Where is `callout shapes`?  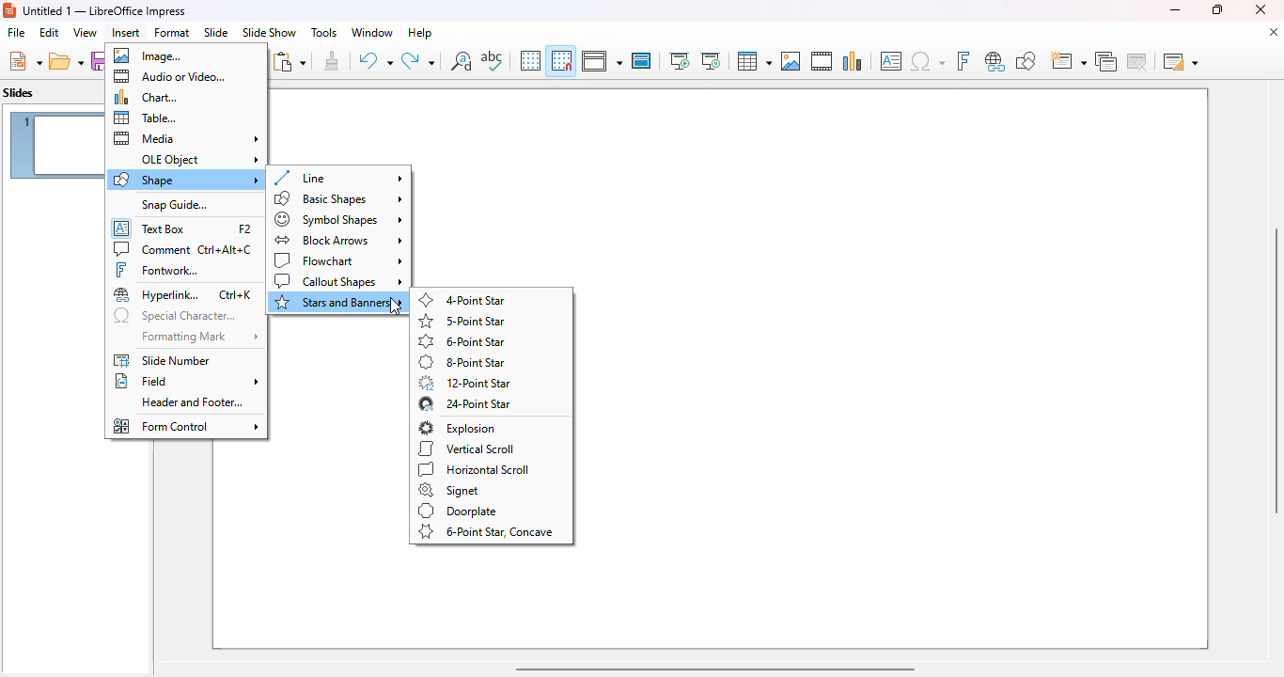 callout shapes is located at coordinates (339, 282).